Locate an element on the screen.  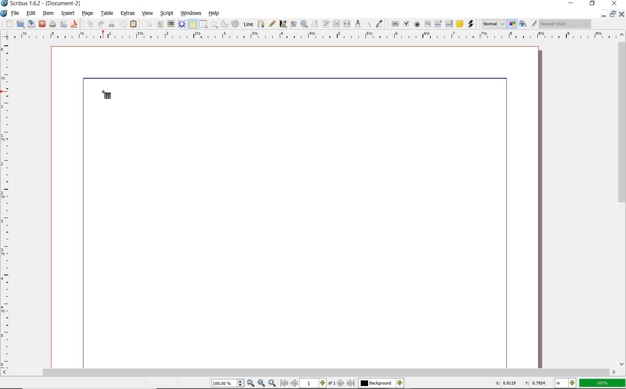
zoom in is located at coordinates (272, 383).